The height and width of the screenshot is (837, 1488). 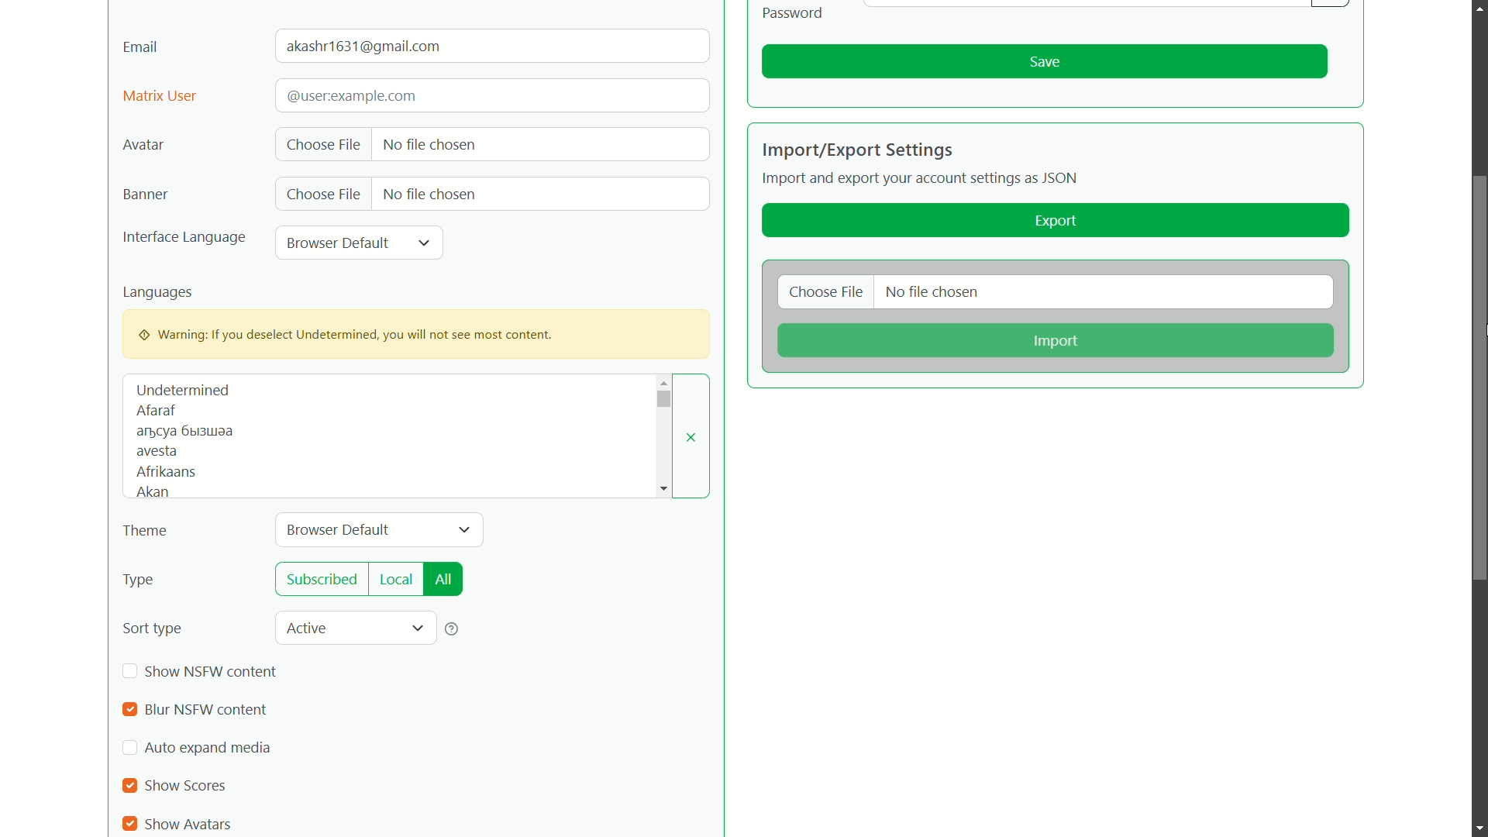 What do you see at coordinates (129, 824) in the screenshot?
I see `checkbox` at bounding box center [129, 824].